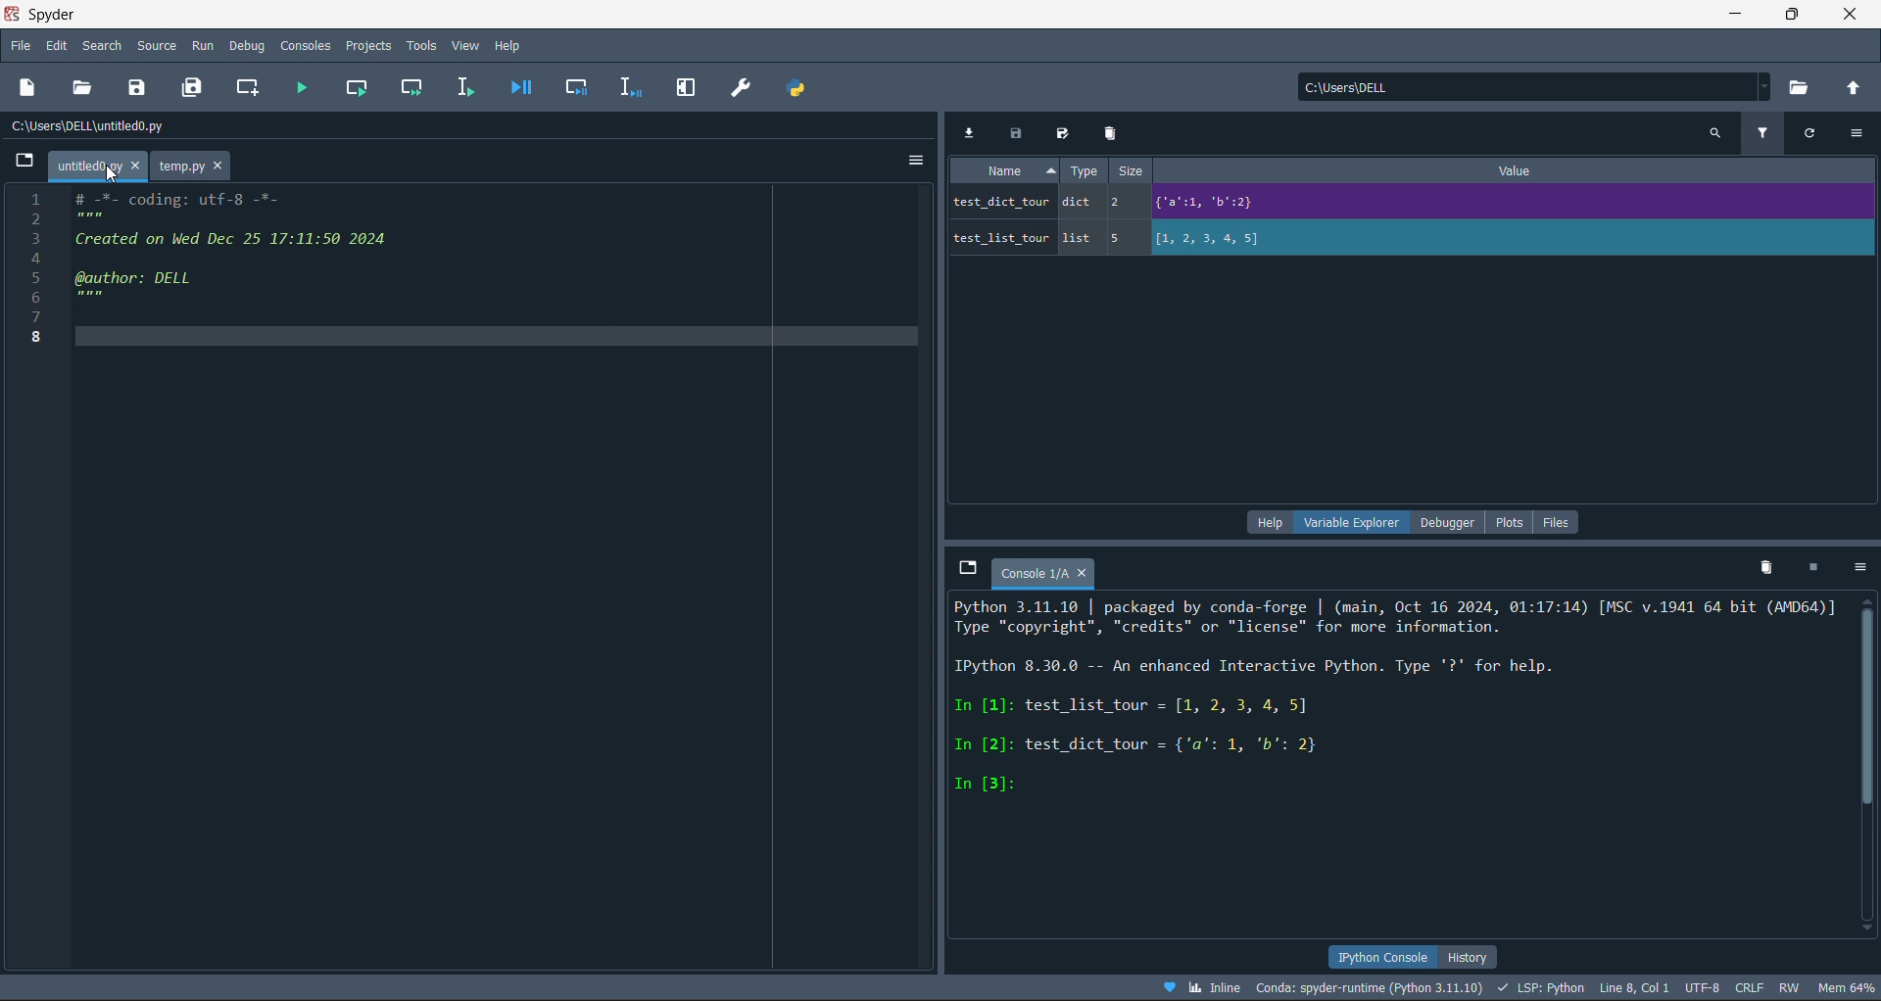 This screenshot has width=1881, height=1001. What do you see at coordinates (1861, 133) in the screenshot?
I see `options` at bounding box center [1861, 133].